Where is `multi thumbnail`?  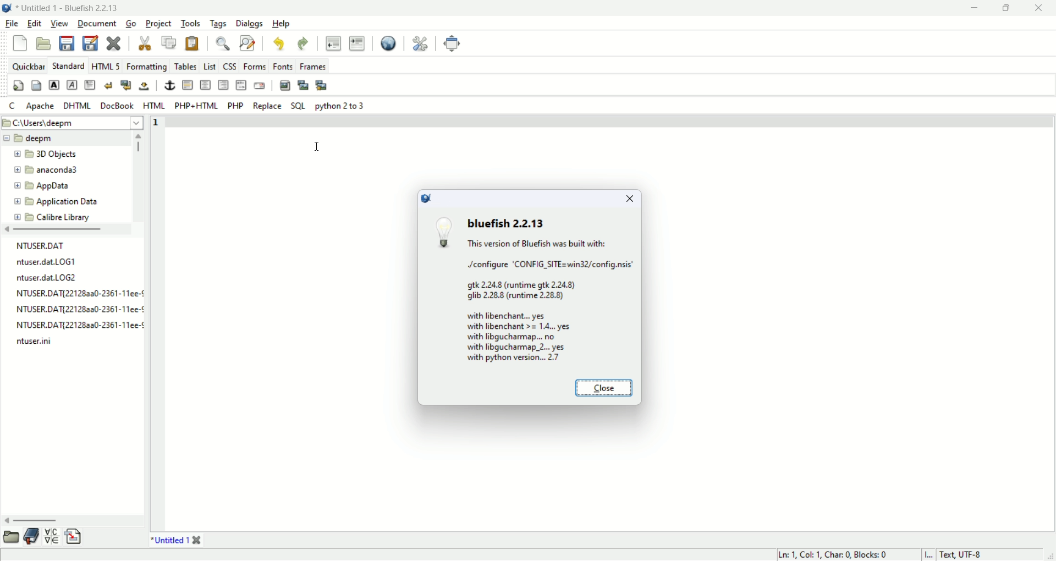
multi thumbnail is located at coordinates (323, 86).